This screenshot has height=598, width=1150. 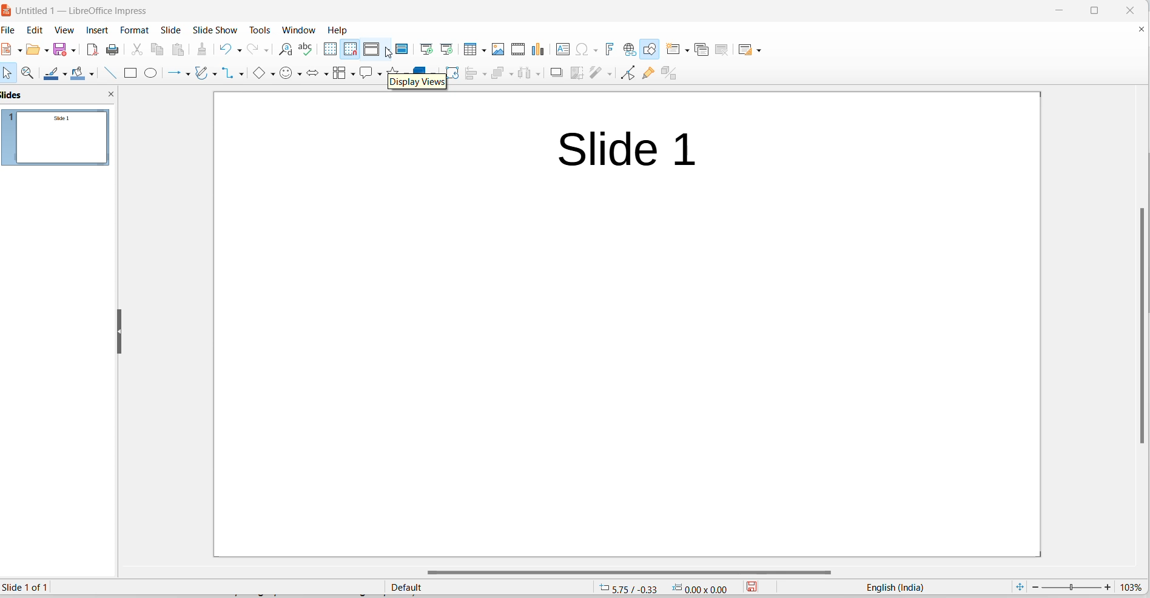 What do you see at coordinates (261, 73) in the screenshot?
I see `basic shapes` at bounding box center [261, 73].